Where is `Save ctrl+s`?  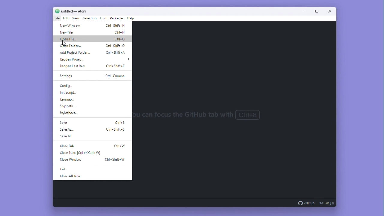 Save ctrl+s is located at coordinates (94, 122).